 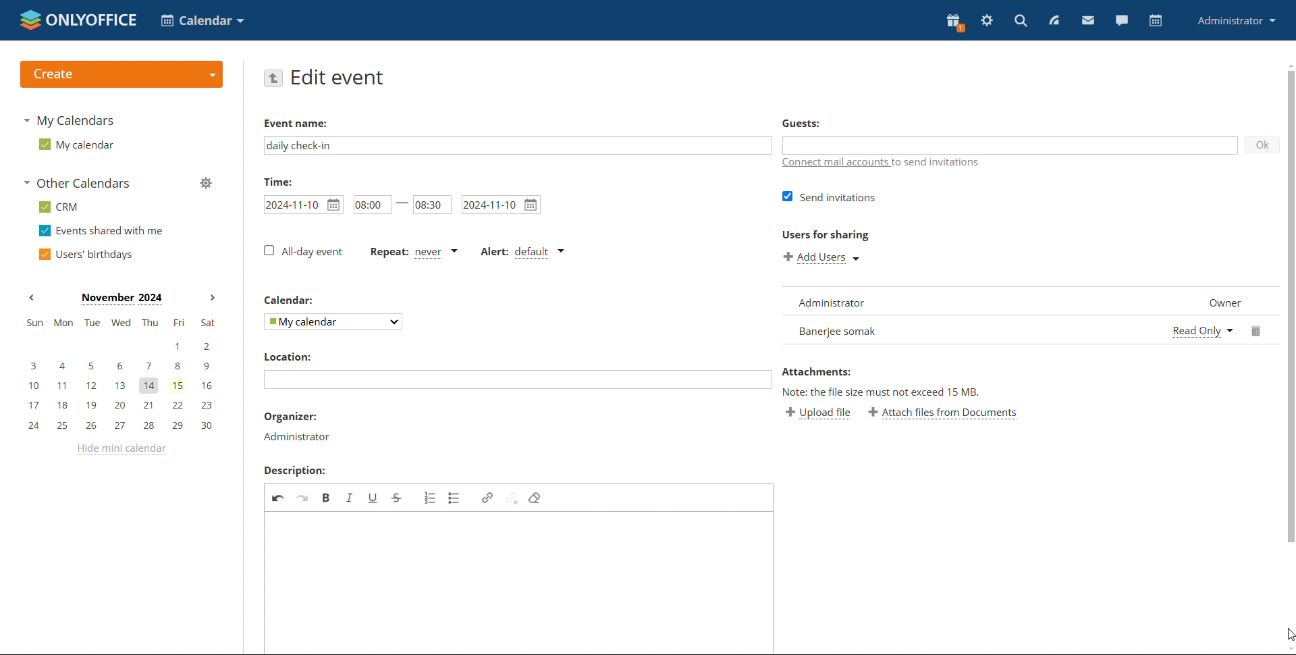 I want to click on undo, so click(x=279, y=497).